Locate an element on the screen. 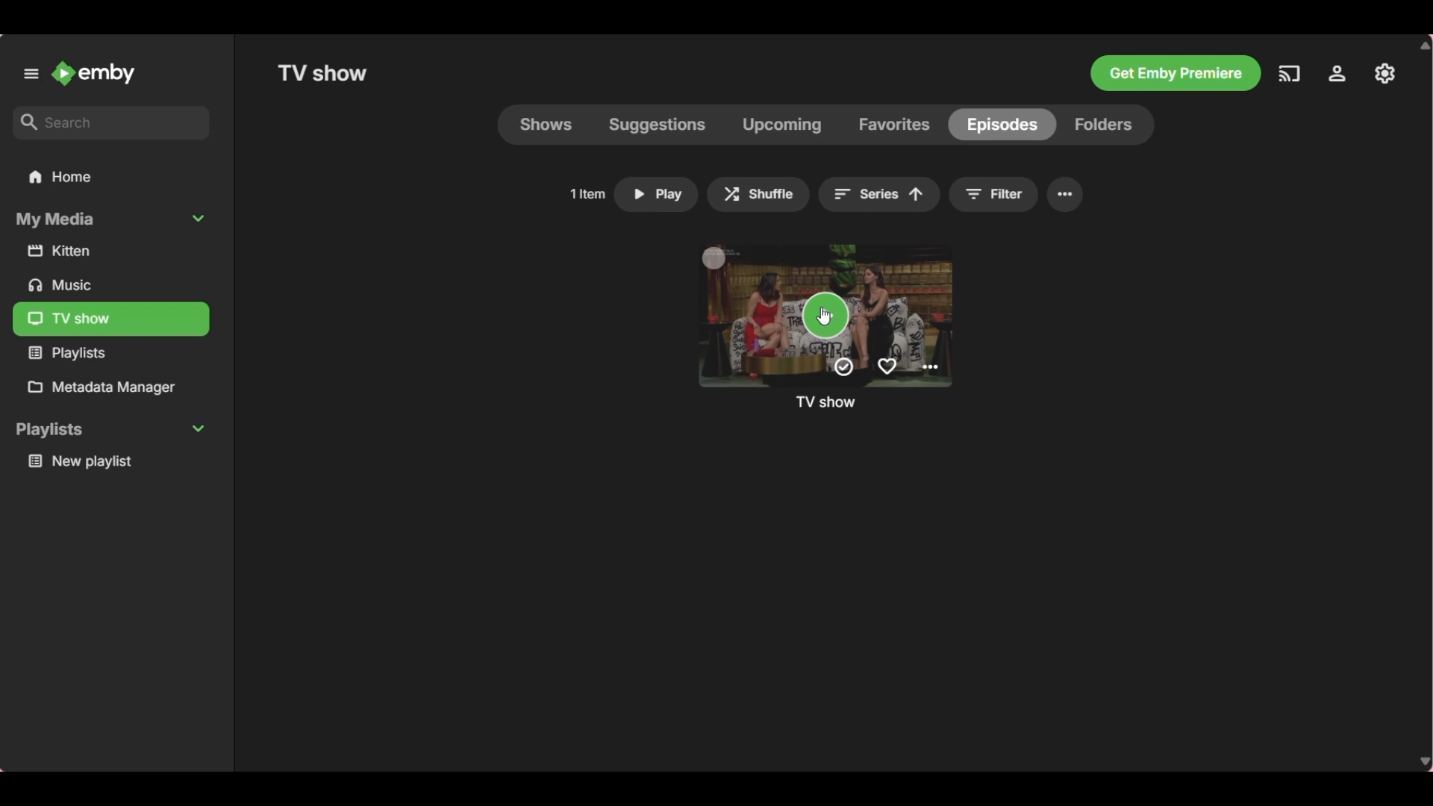 Image resolution: width=1433 pixels, height=806 pixels. Collapse Playlists is located at coordinates (110, 429).